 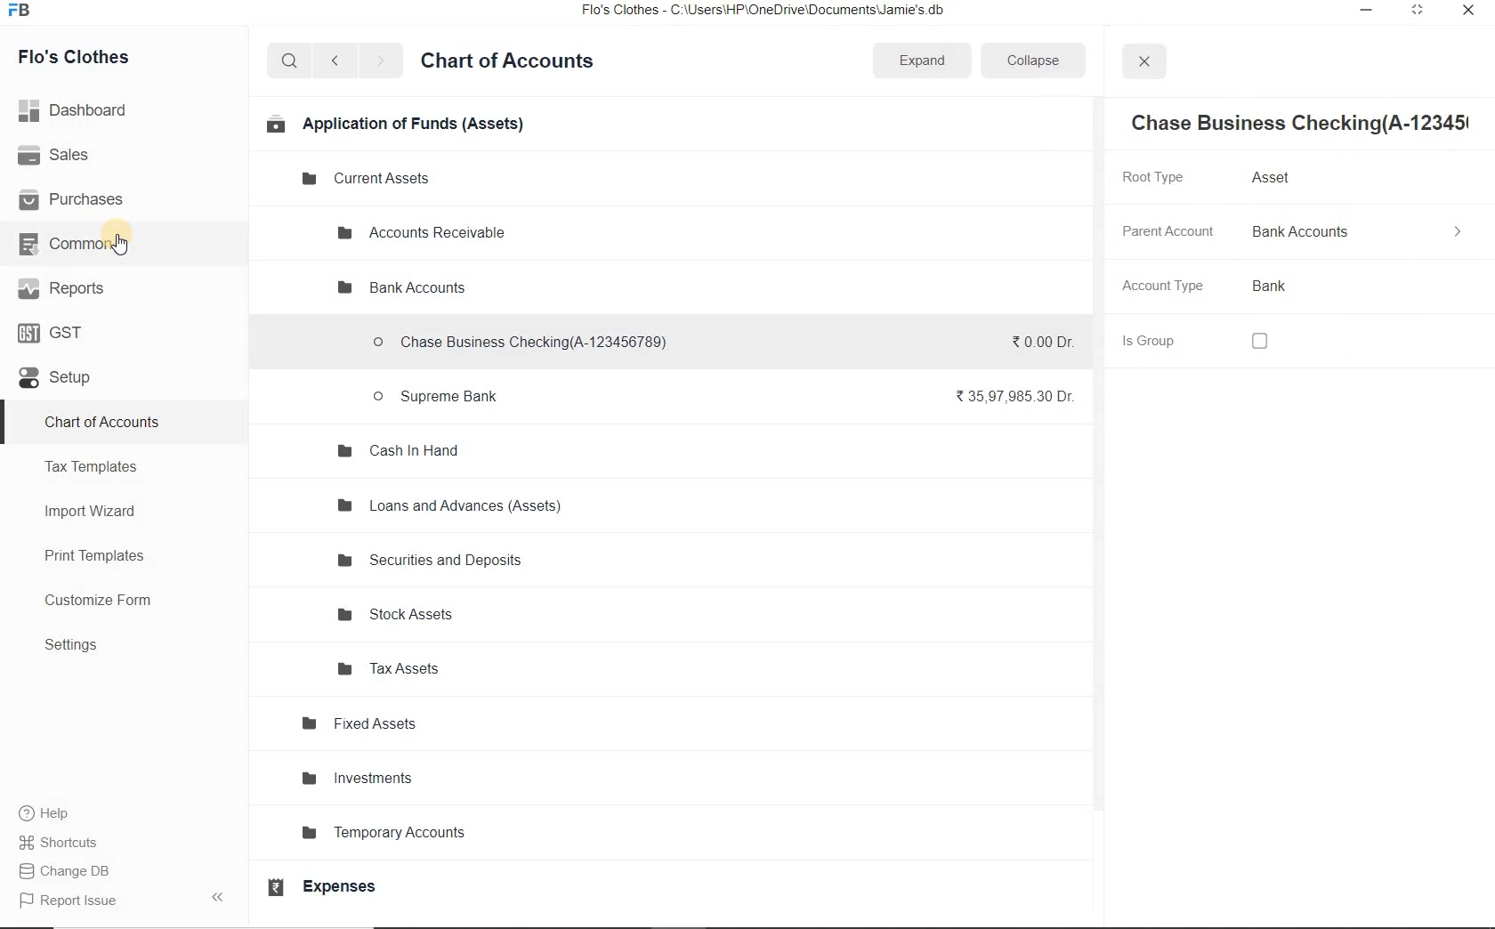 I want to click on Current Assets, so click(x=376, y=177).